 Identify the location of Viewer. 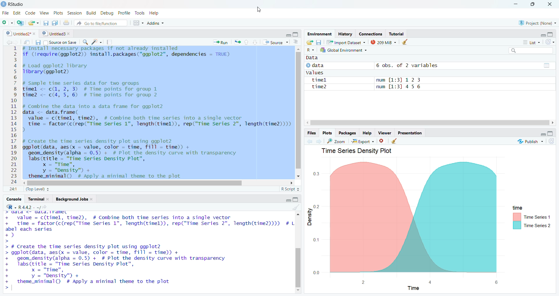
(386, 133).